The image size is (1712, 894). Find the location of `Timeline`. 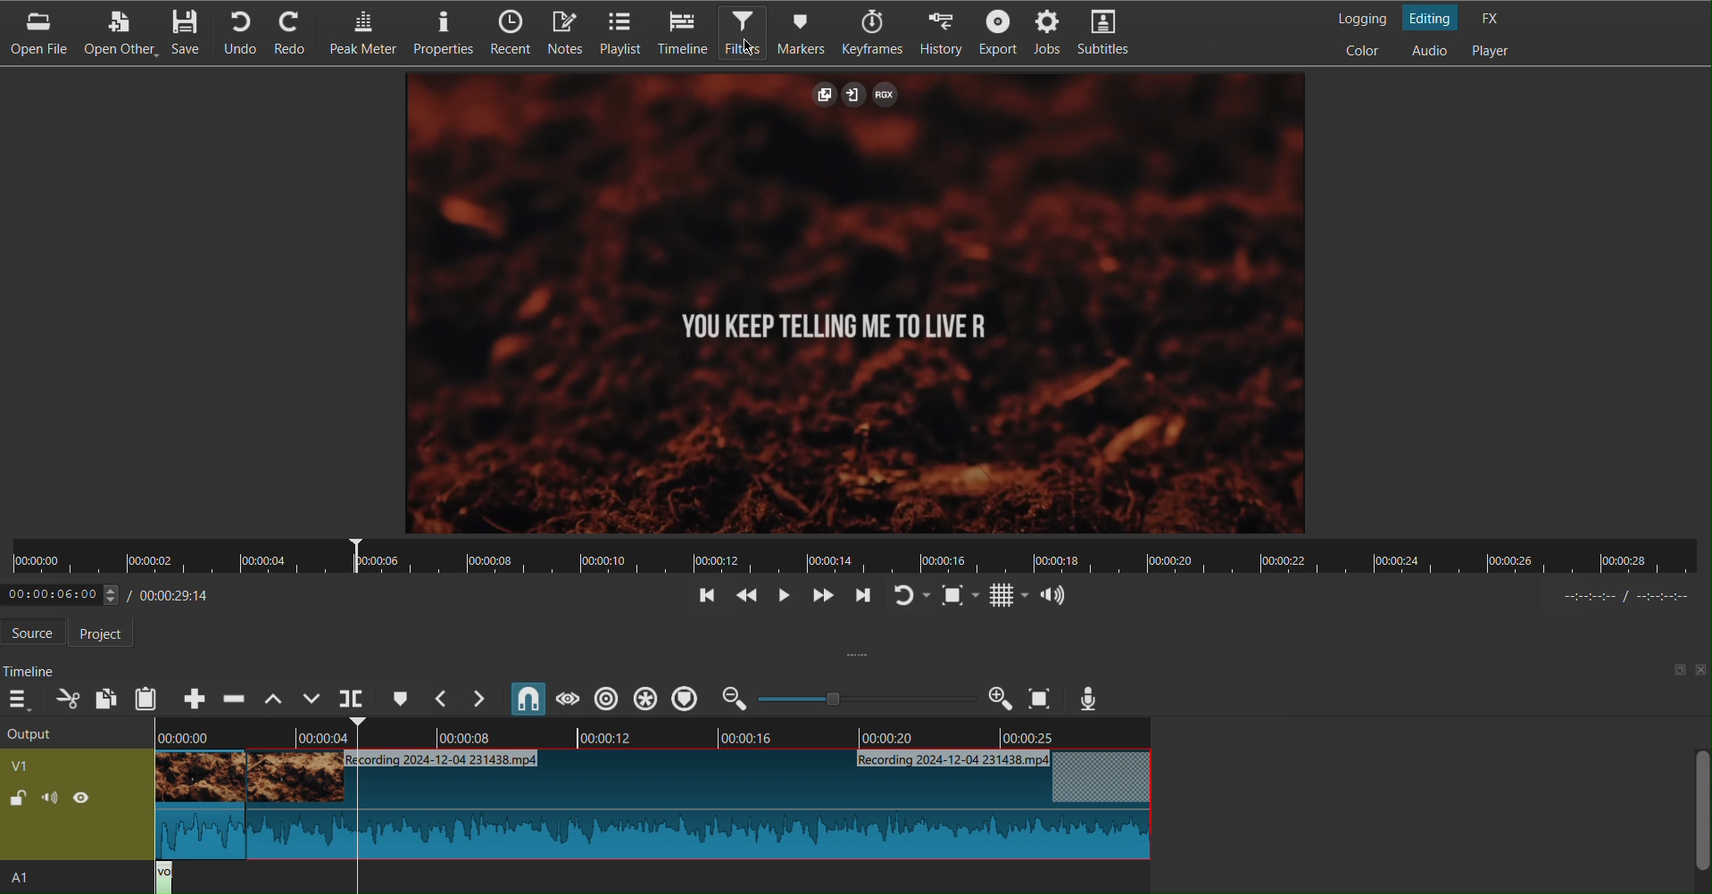

Timeline is located at coordinates (858, 556).